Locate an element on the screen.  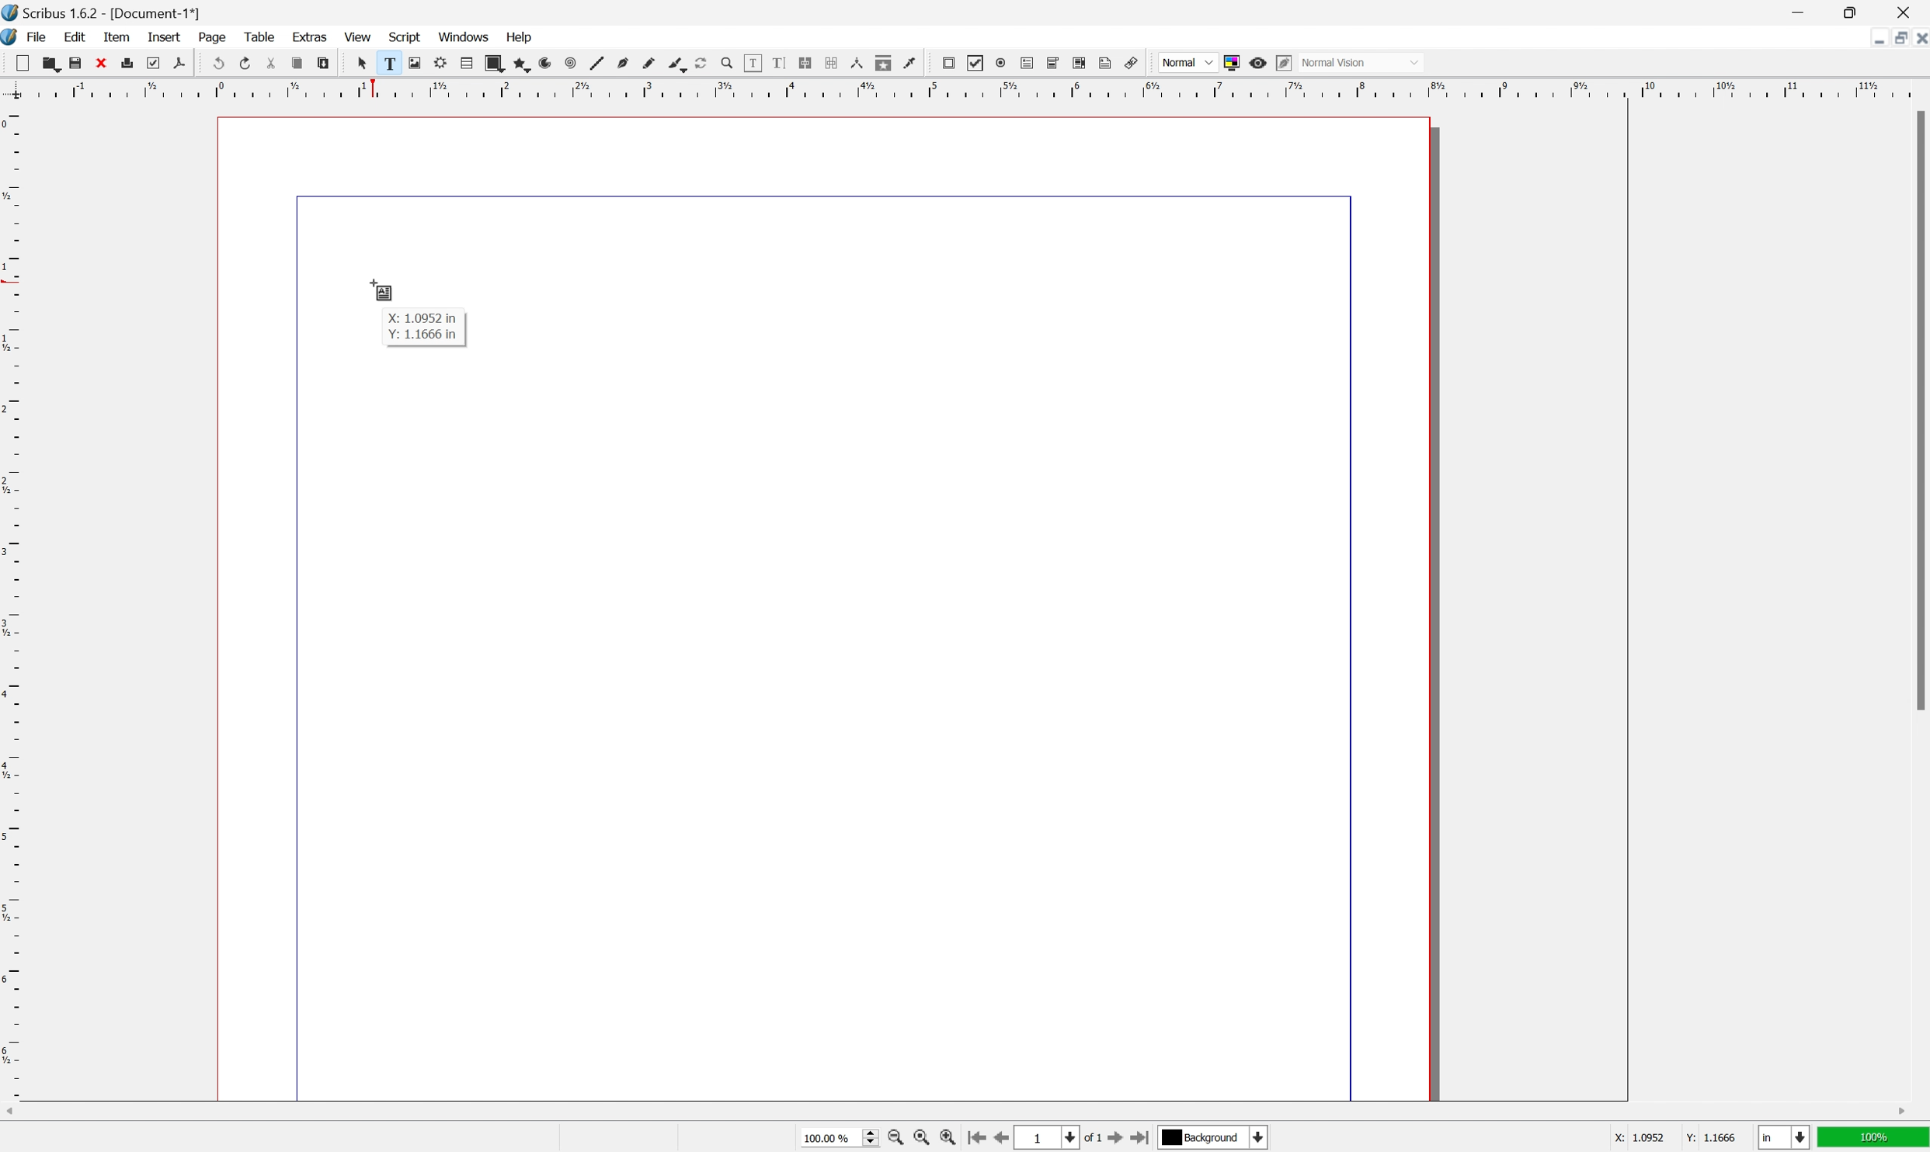
insert is located at coordinates (164, 35).